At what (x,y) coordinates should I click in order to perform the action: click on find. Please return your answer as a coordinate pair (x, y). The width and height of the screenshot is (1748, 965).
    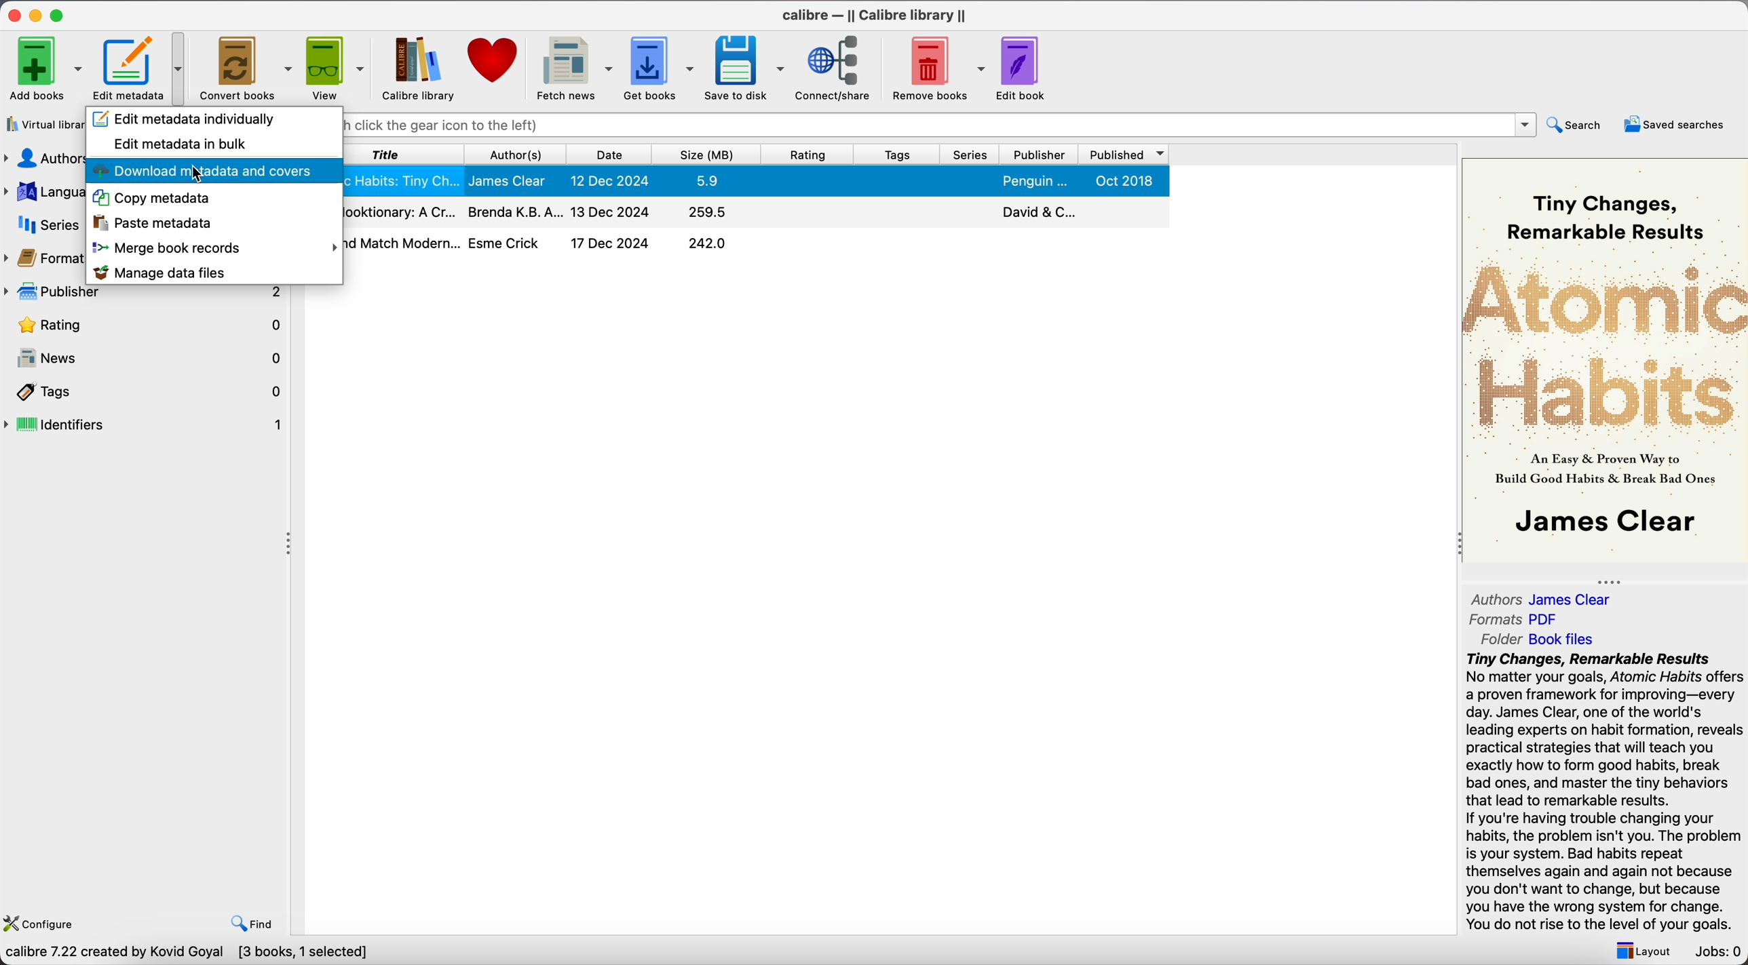
    Looking at the image, I should click on (253, 926).